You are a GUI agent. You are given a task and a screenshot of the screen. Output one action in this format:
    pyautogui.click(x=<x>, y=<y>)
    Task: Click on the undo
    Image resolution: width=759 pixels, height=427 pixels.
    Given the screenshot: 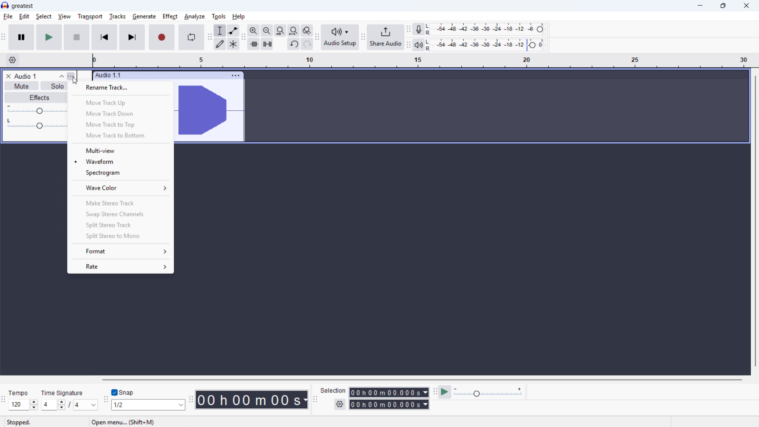 What is the action you would take?
    pyautogui.click(x=294, y=44)
    